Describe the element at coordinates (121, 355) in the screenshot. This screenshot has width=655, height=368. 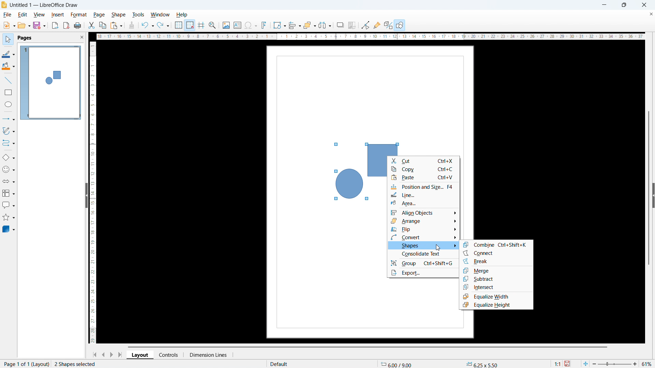
I see `go to last page` at that location.